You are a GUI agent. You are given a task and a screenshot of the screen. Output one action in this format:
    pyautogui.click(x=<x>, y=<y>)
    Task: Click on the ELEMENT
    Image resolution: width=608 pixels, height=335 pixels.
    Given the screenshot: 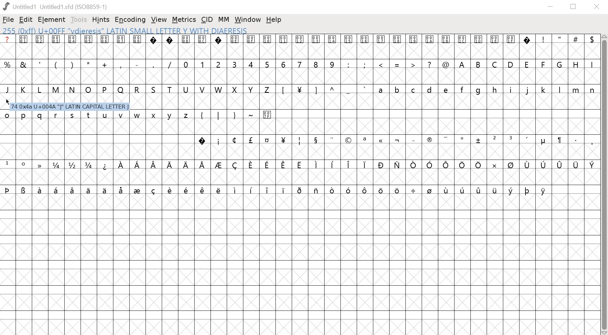 What is the action you would take?
    pyautogui.click(x=52, y=20)
    